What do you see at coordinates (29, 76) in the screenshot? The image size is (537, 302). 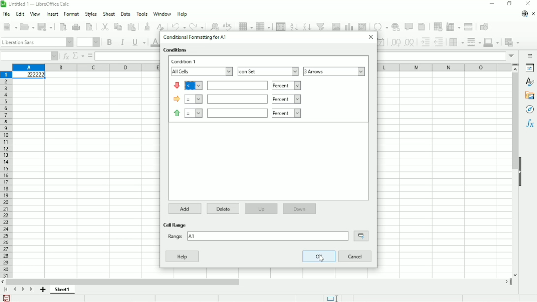 I see `Active cell` at bounding box center [29, 76].